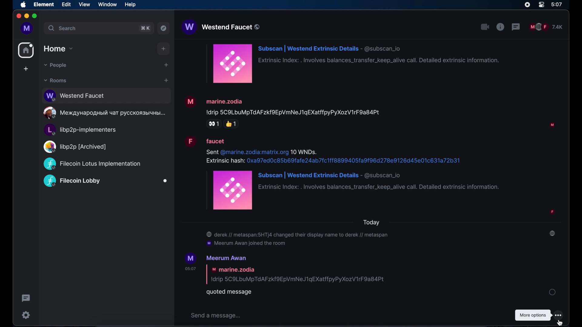 This screenshot has width=582, height=327. Describe the element at coordinates (166, 81) in the screenshot. I see `add room` at that location.